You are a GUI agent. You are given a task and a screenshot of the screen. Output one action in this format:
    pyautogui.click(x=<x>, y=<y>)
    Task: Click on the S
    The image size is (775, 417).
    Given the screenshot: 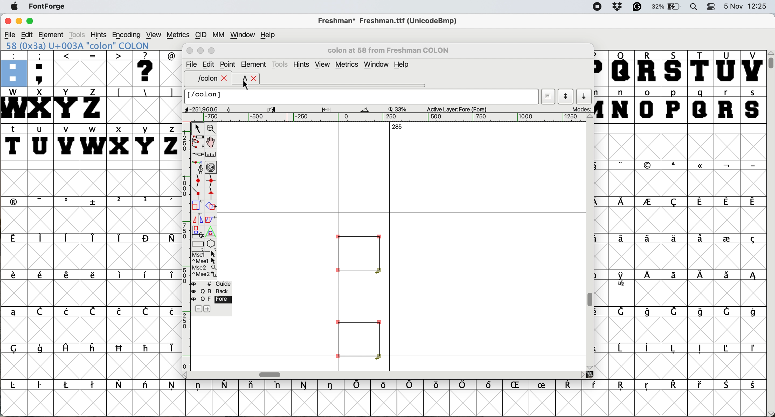 What is the action you would take?
    pyautogui.click(x=675, y=68)
    